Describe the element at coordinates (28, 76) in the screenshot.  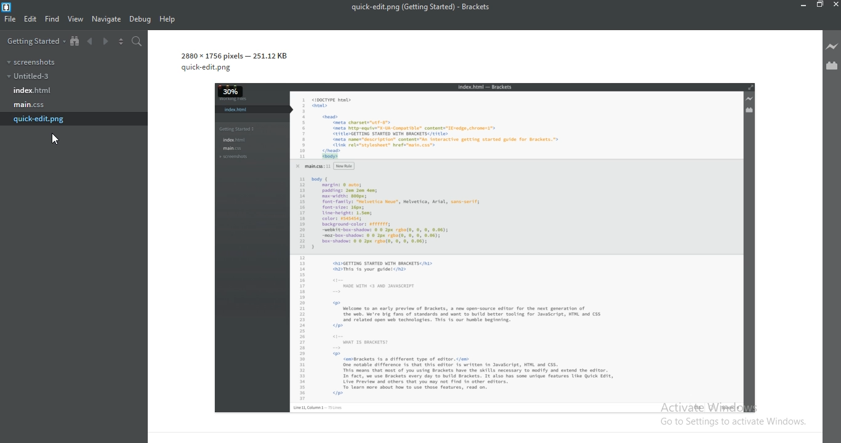
I see `untitled-3` at that location.